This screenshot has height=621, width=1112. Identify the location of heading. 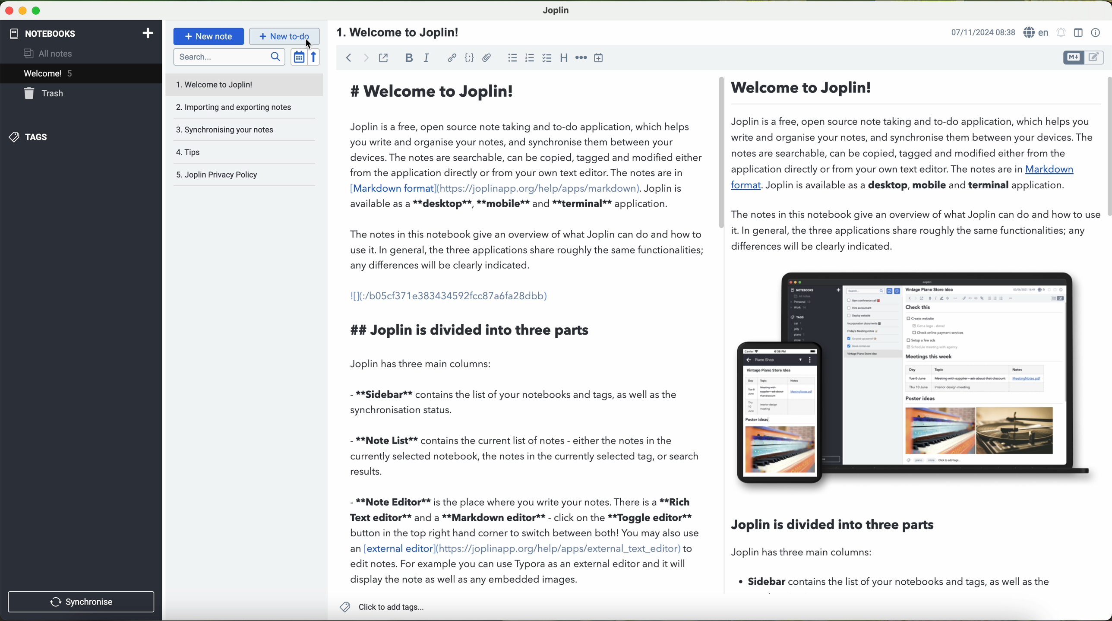
(400, 33).